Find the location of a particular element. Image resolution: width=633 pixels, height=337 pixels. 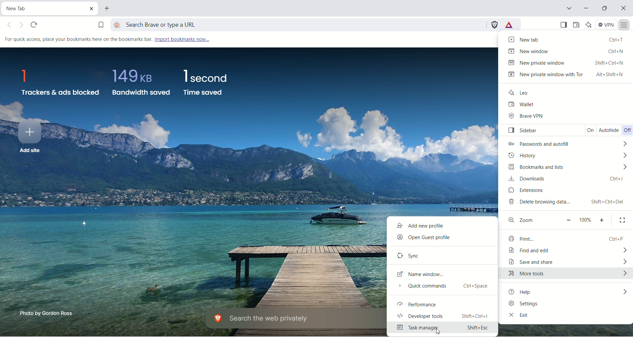

wallet is located at coordinates (578, 25).